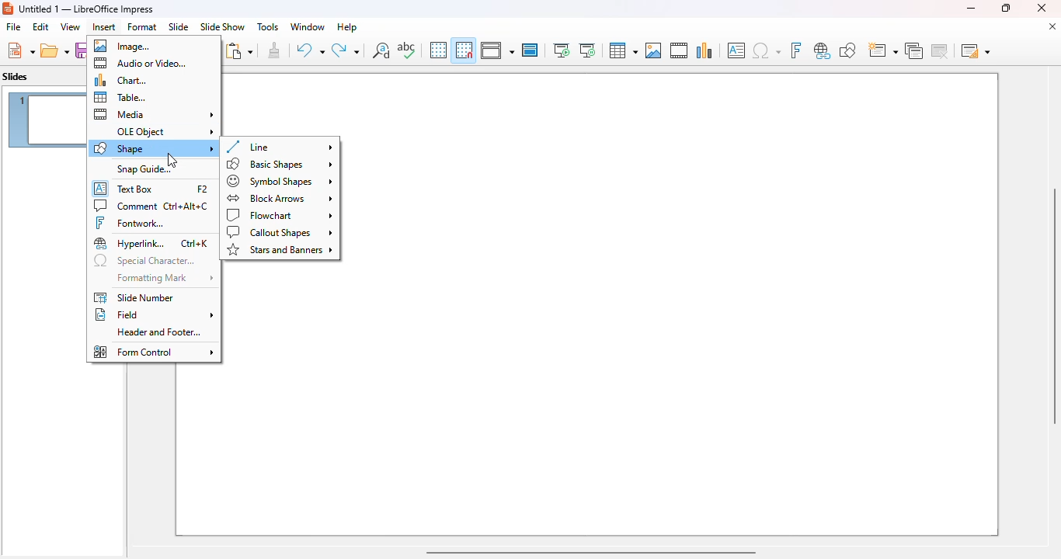 The width and height of the screenshot is (1061, 559). Describe the element at coordinates (104, 27) in the screenshot. I see `insert` at that location.